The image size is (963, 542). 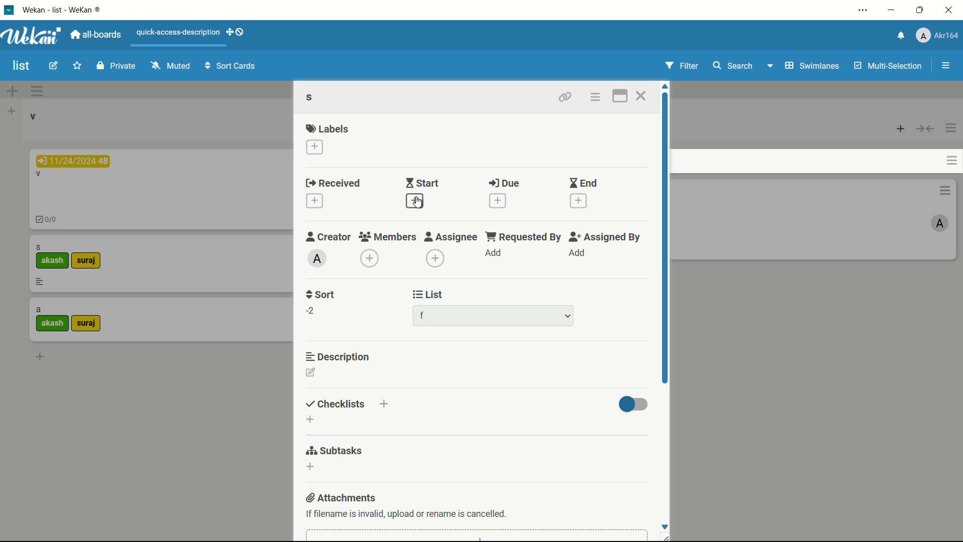 What do you see at coordinates (73, 161) in the screenshot?
I see `due date` at bounding box center [73, 161].